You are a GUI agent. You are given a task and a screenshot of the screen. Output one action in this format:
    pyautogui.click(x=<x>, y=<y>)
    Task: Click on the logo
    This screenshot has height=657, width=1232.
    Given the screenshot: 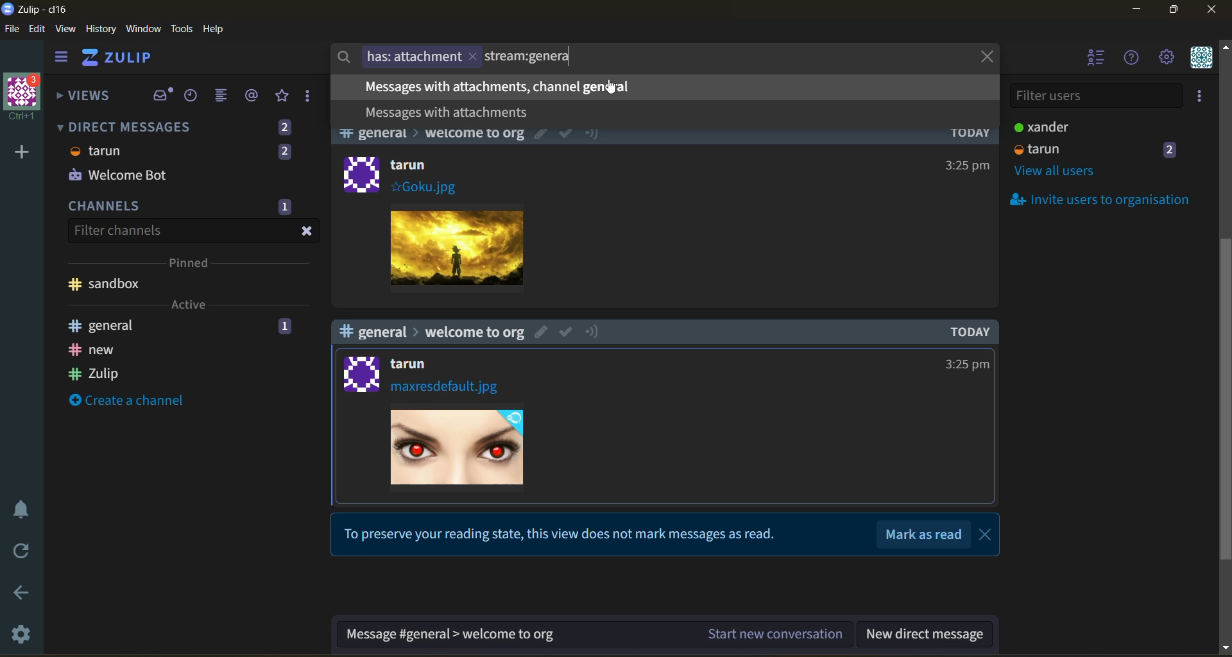 What is the action you would take?
    pyautogui.click(x=361, y=173)
    